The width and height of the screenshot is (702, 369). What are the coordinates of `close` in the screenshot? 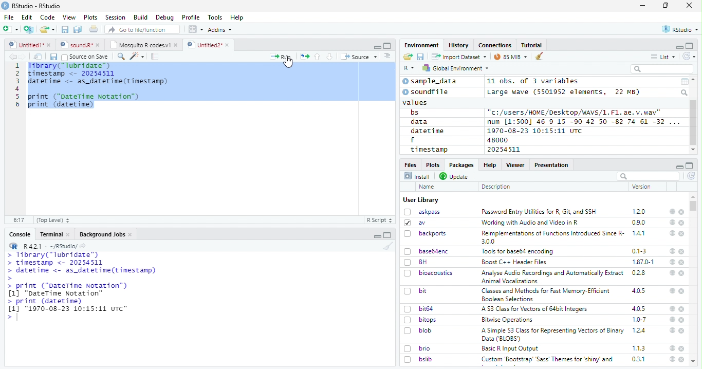 It's located at (682, 273).